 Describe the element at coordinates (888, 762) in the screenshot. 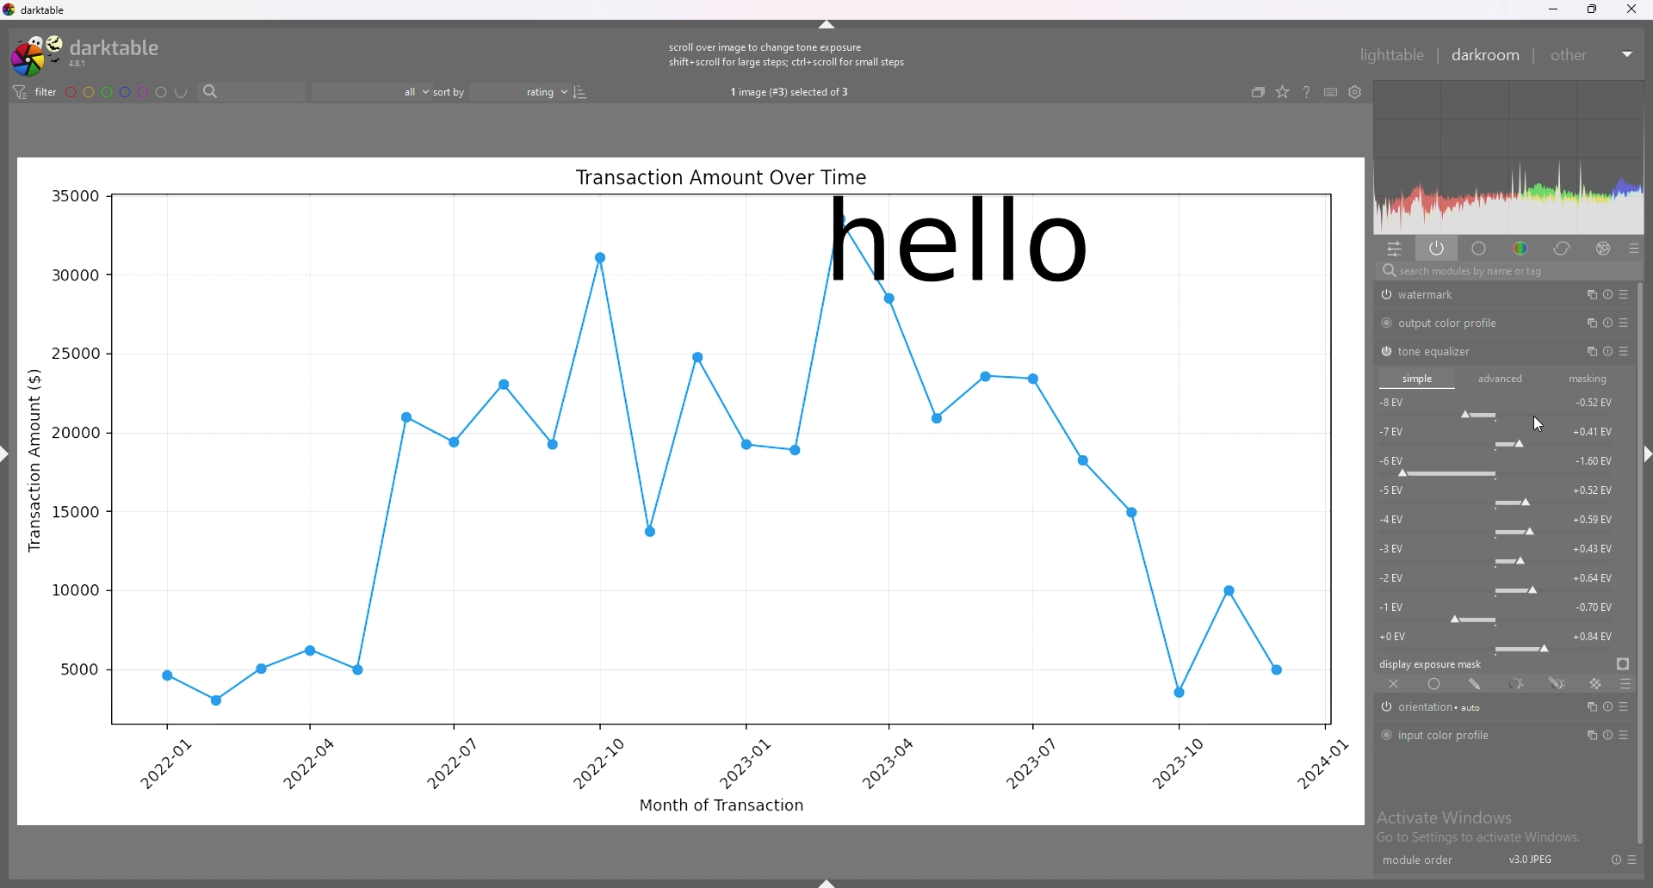

I see `2023-04` at that location.